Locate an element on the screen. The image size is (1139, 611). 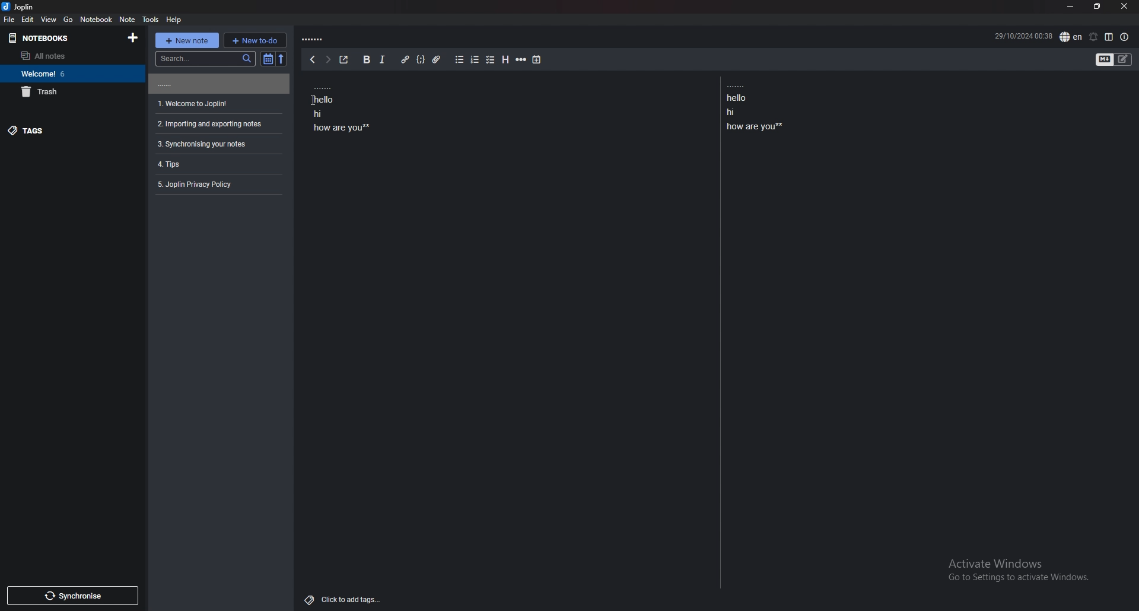
welcome is located at coordinates (71, 74).